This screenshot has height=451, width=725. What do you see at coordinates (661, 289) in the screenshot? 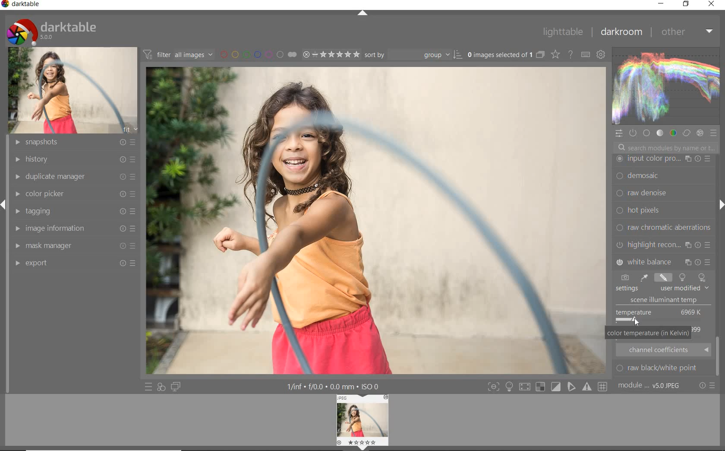
I see `TEMPERATURE` at bounding box center [661, 289].